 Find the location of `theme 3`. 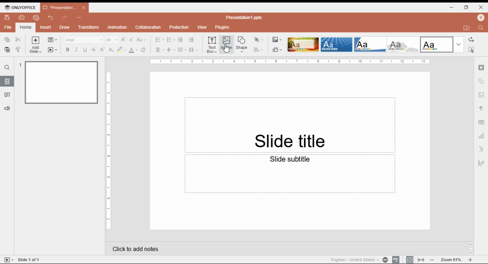

theme 3 is located at coordinates (369, 45).